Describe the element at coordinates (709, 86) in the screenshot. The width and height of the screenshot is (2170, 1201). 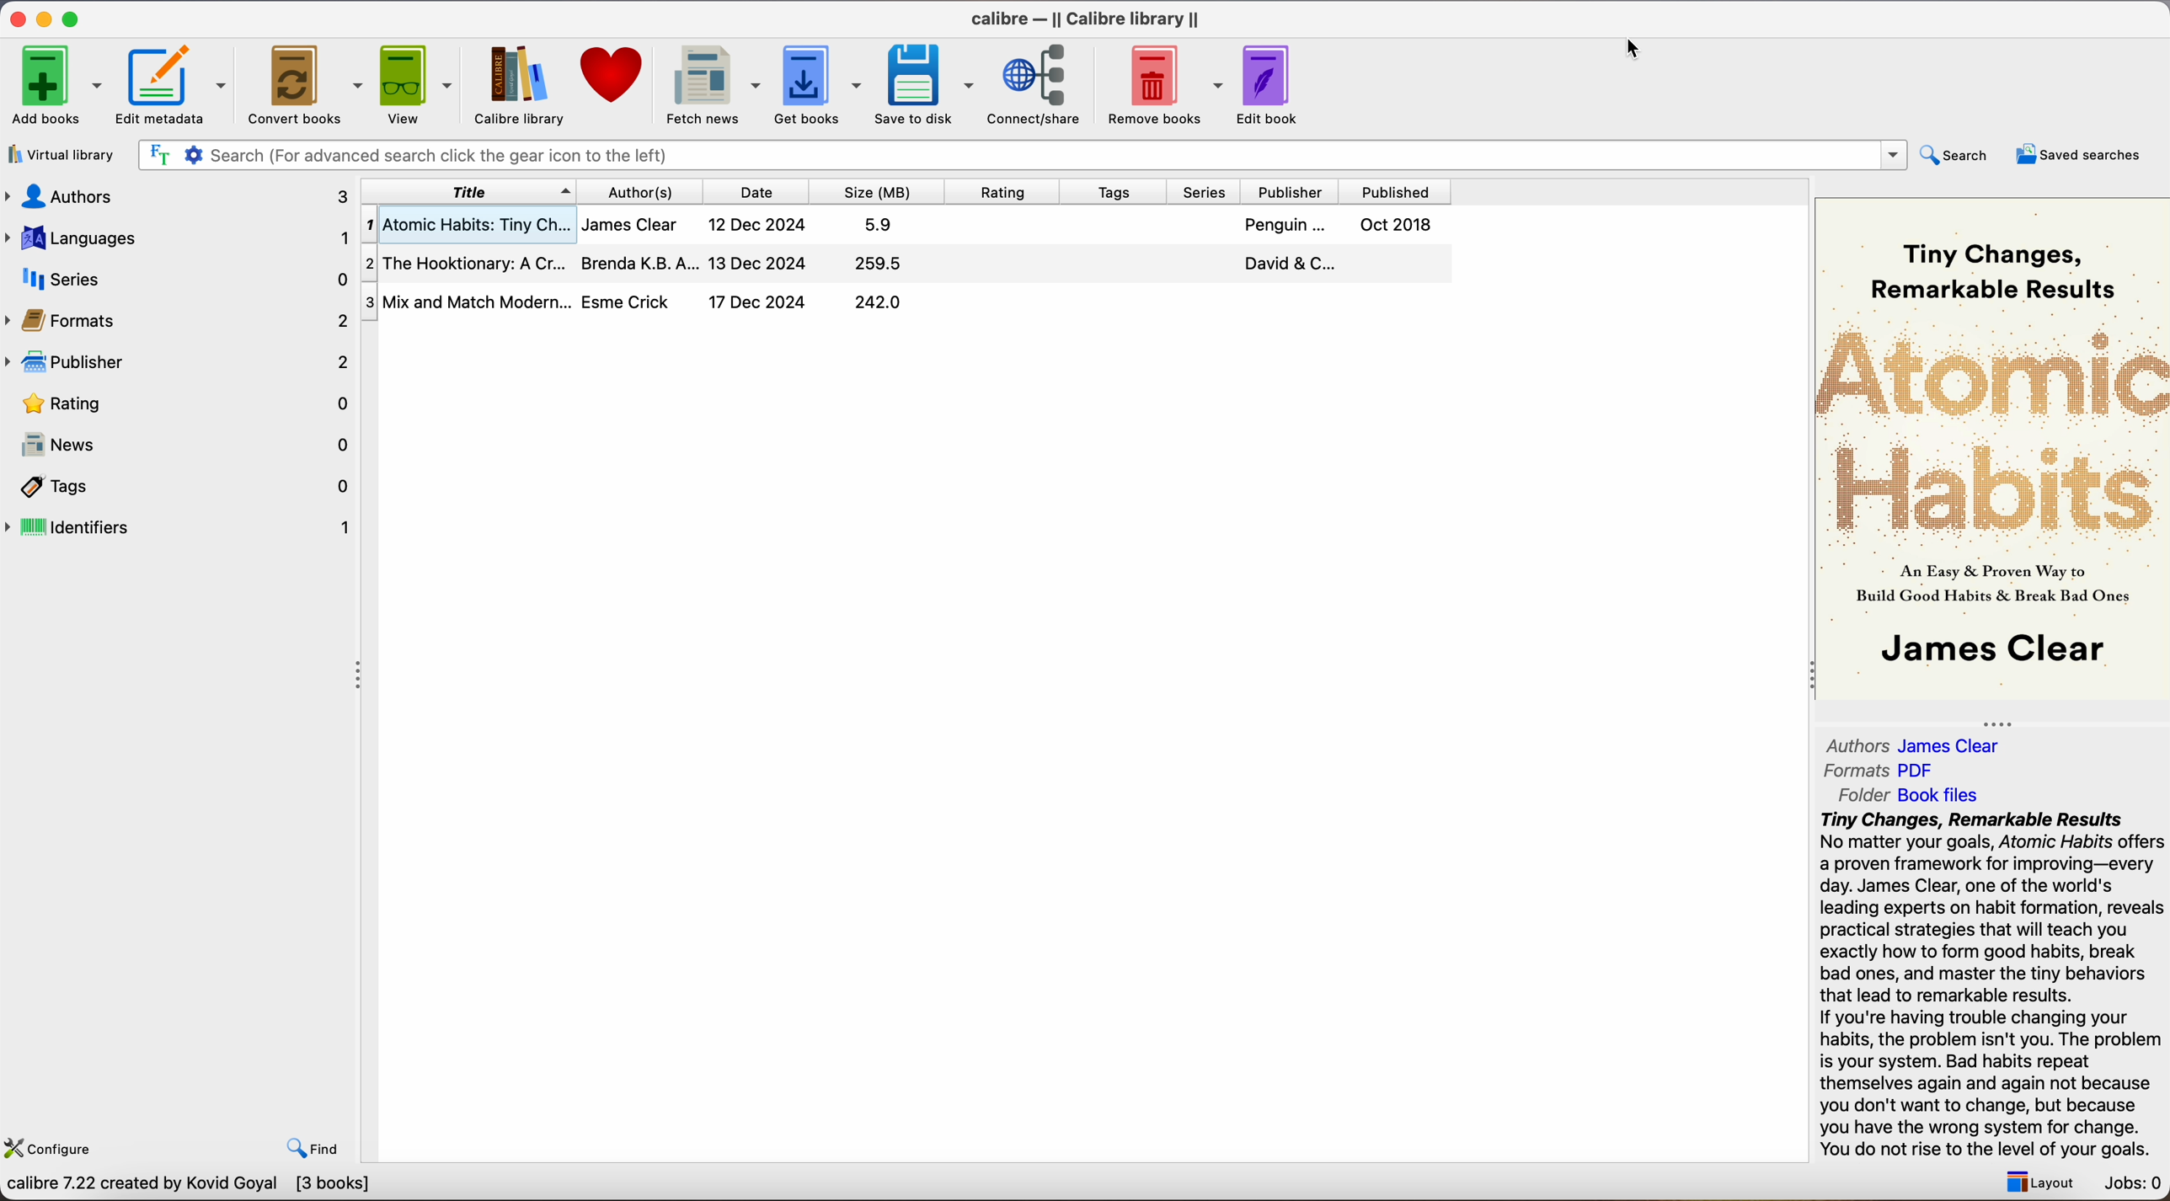
I see `fetch news` at that location.